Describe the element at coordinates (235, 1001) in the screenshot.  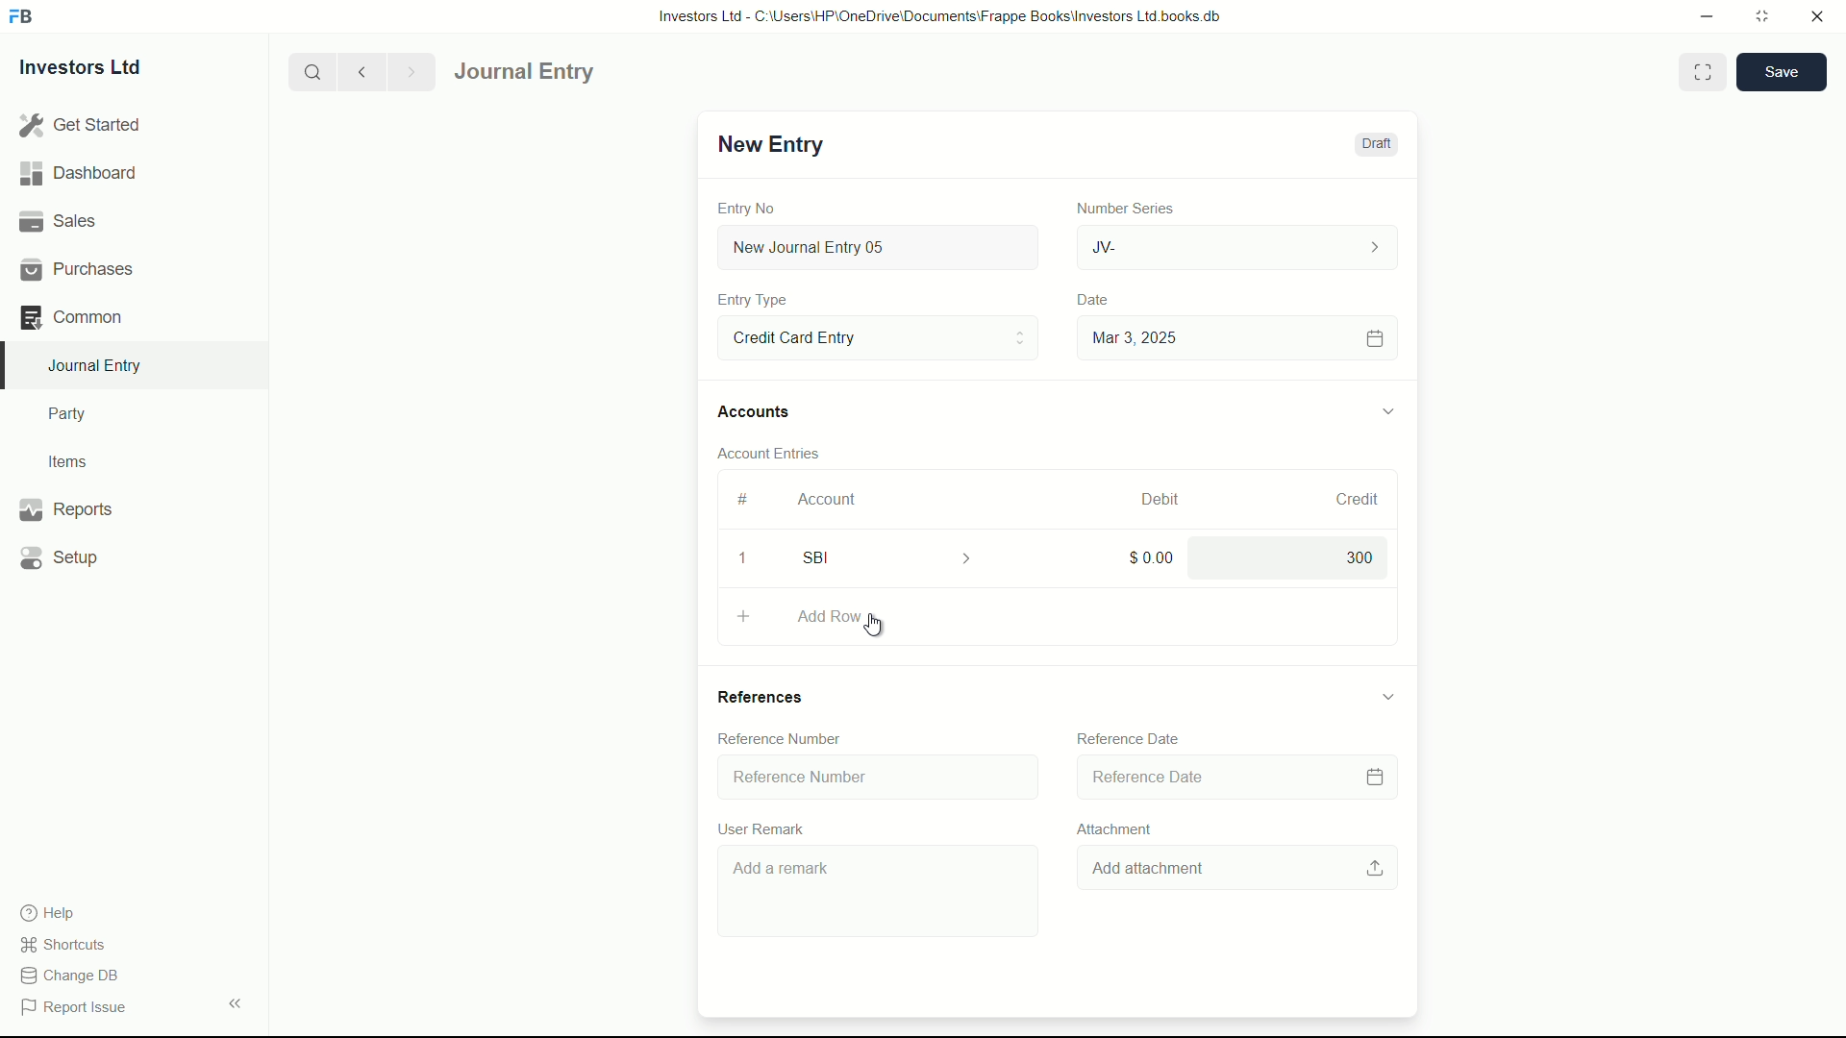
I see `expand/collapse` at that location.